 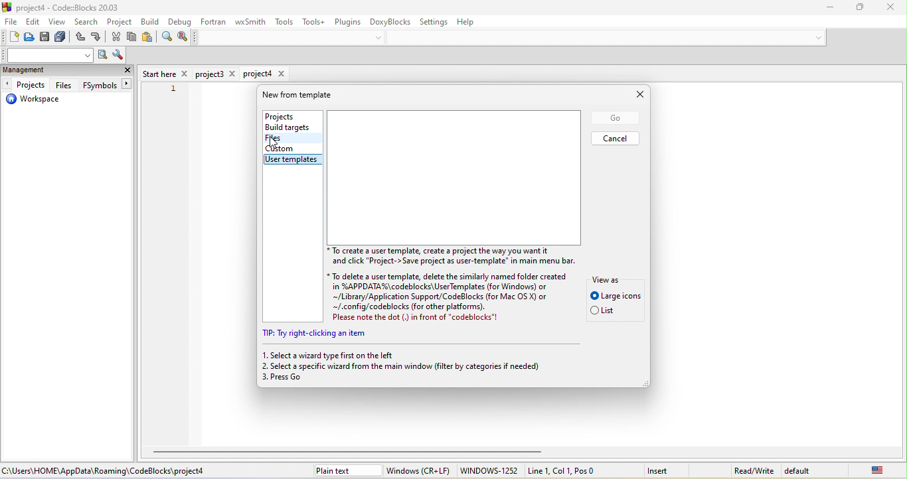 I want to click on tools, so click(x=286, y=22).